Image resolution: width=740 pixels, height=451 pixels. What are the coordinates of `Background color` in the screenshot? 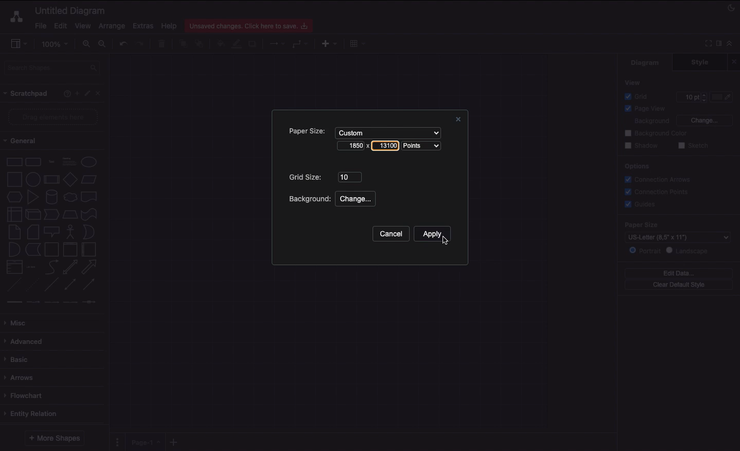 It's located at (657, 133).